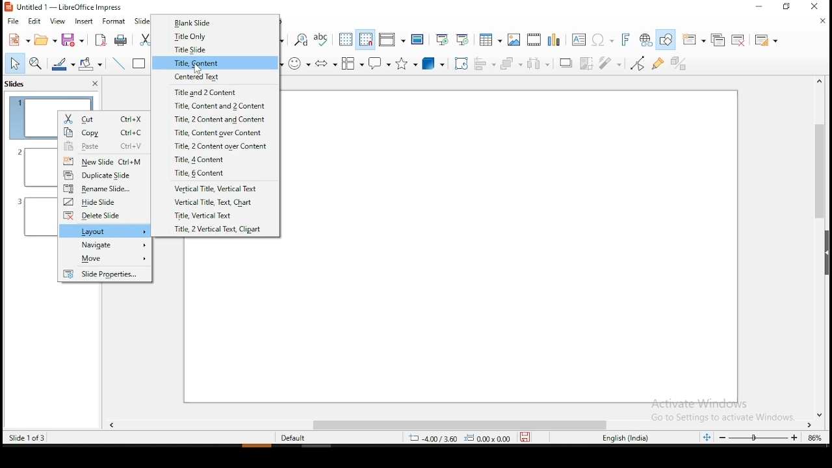  Describe the element at coordinates (14, 23) in the screenshot. I see `file` at that location.